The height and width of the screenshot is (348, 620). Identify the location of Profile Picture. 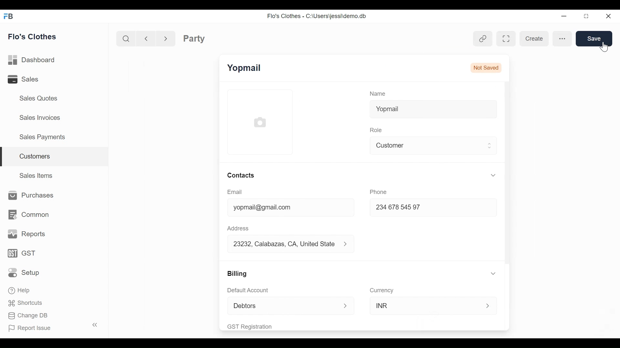
(260, 122).